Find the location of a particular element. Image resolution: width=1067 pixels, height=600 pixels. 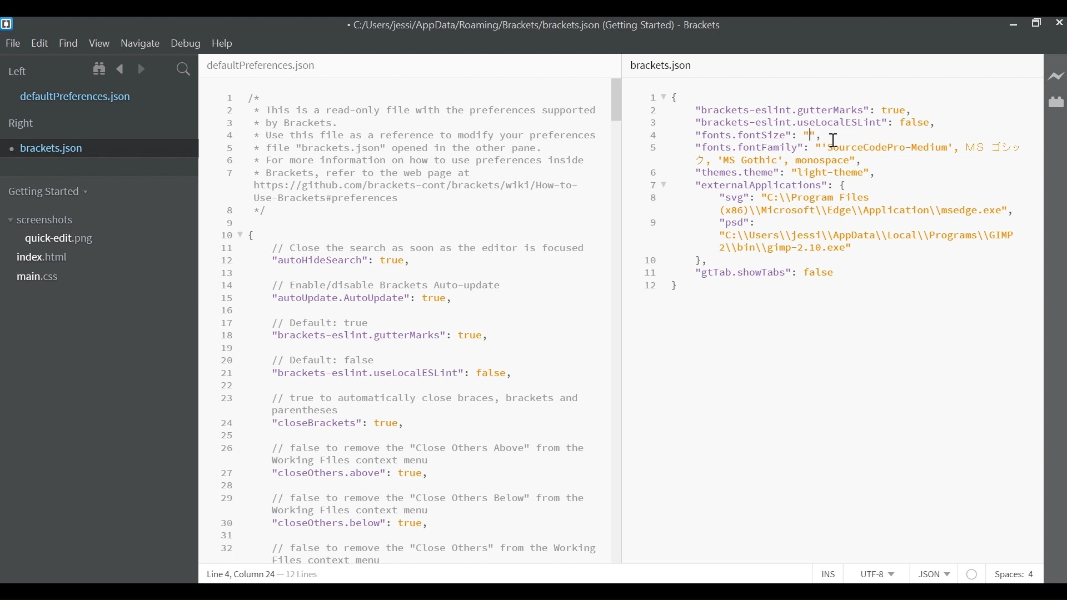

Navigate is located at coordinates (139, 44).